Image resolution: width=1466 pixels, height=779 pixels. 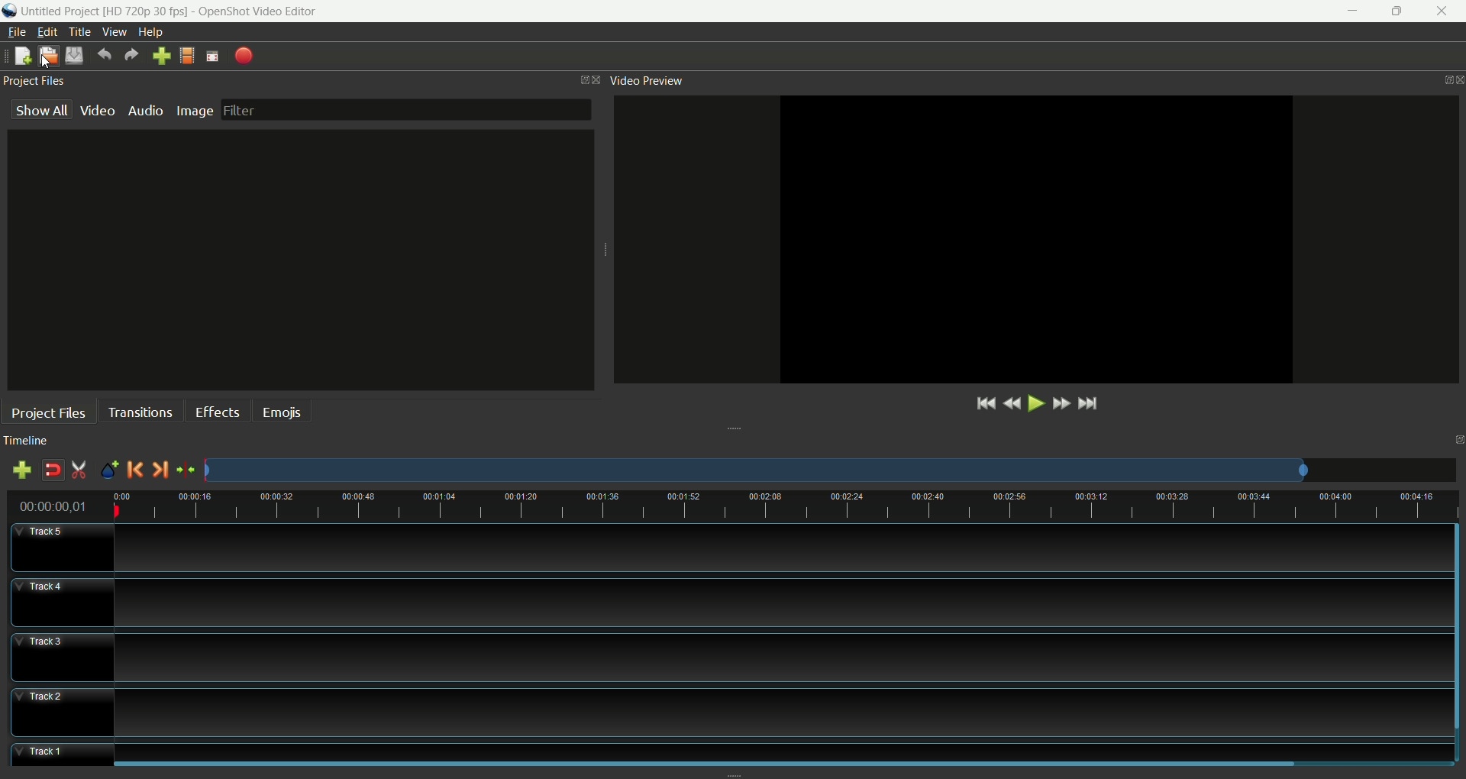 I want to click on import file, so click(x=159, y=56).